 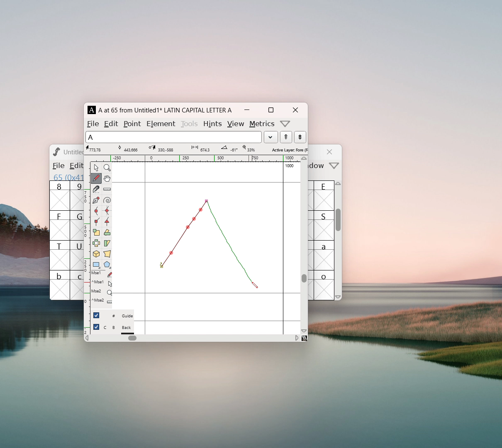 I want to click on angle, so click(x=228, y=149).